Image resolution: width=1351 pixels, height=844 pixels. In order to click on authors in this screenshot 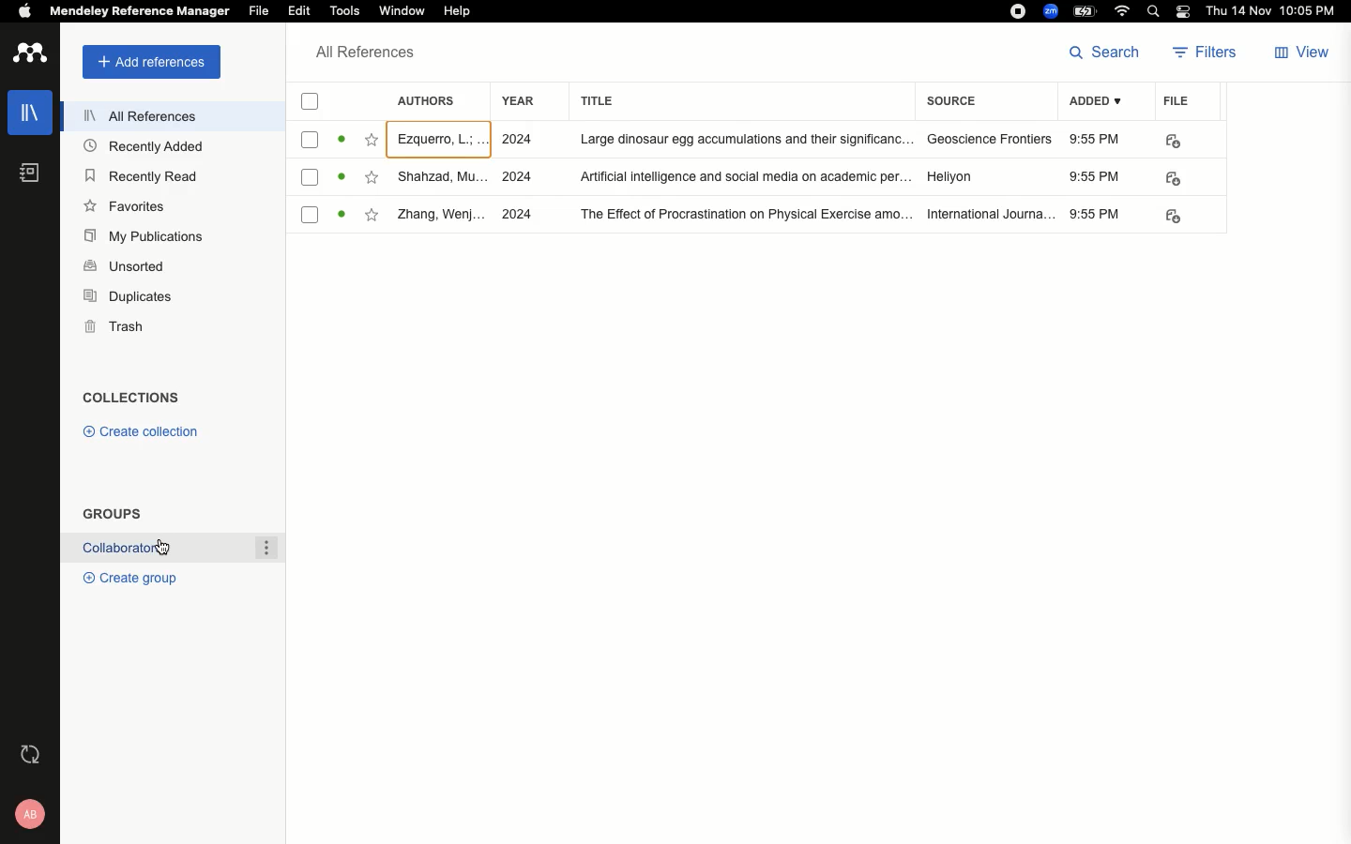, I will do `click(441, 217)`.